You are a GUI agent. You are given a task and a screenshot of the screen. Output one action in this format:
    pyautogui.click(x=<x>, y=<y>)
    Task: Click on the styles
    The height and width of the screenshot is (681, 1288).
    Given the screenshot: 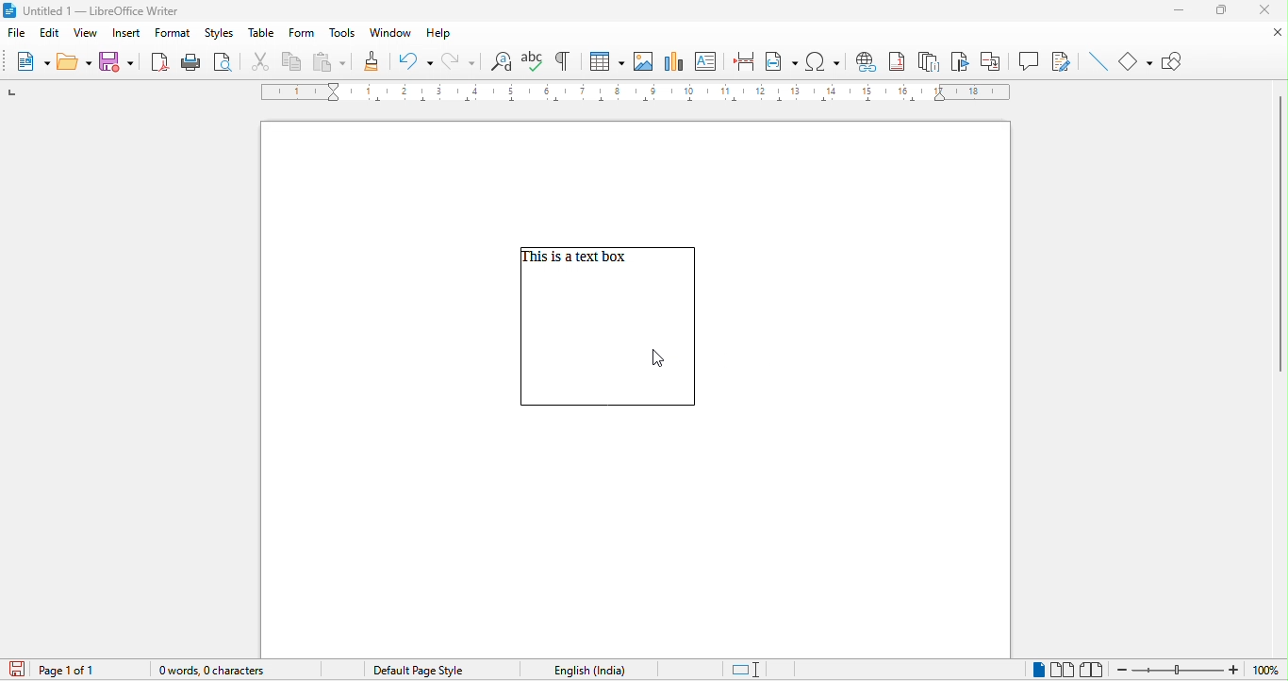 What is the action you would take?
    pyautogui.click(x=220, y=34)
    